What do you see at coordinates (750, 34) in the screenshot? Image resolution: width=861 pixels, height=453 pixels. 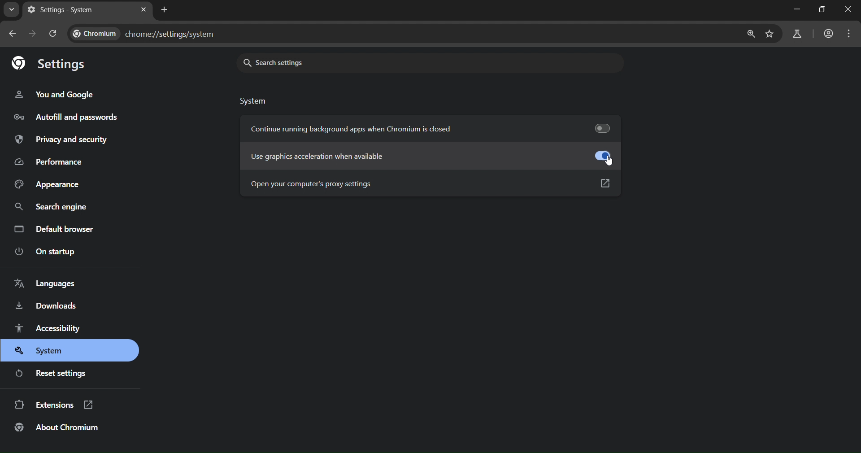 I see `zoom` at bounding box center [750, 34].